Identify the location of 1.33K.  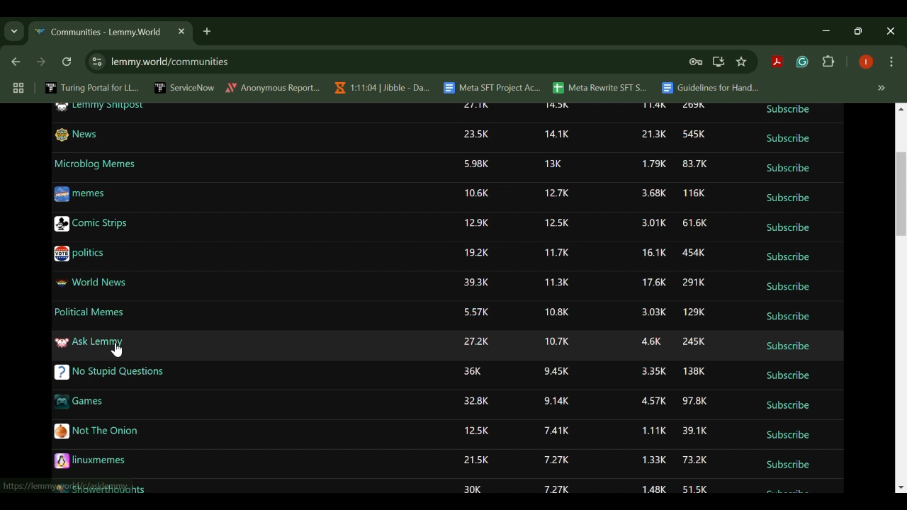
(654, 461).